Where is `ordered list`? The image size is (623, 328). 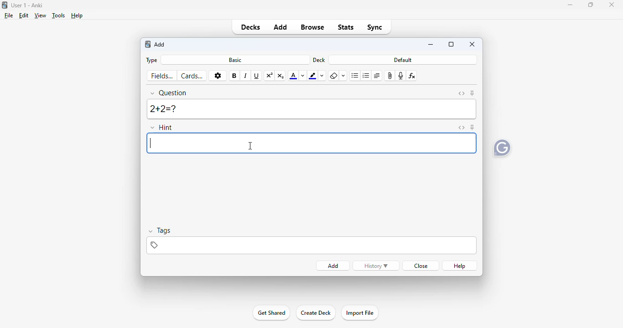 ordered list is located at coordinates (366, 76).